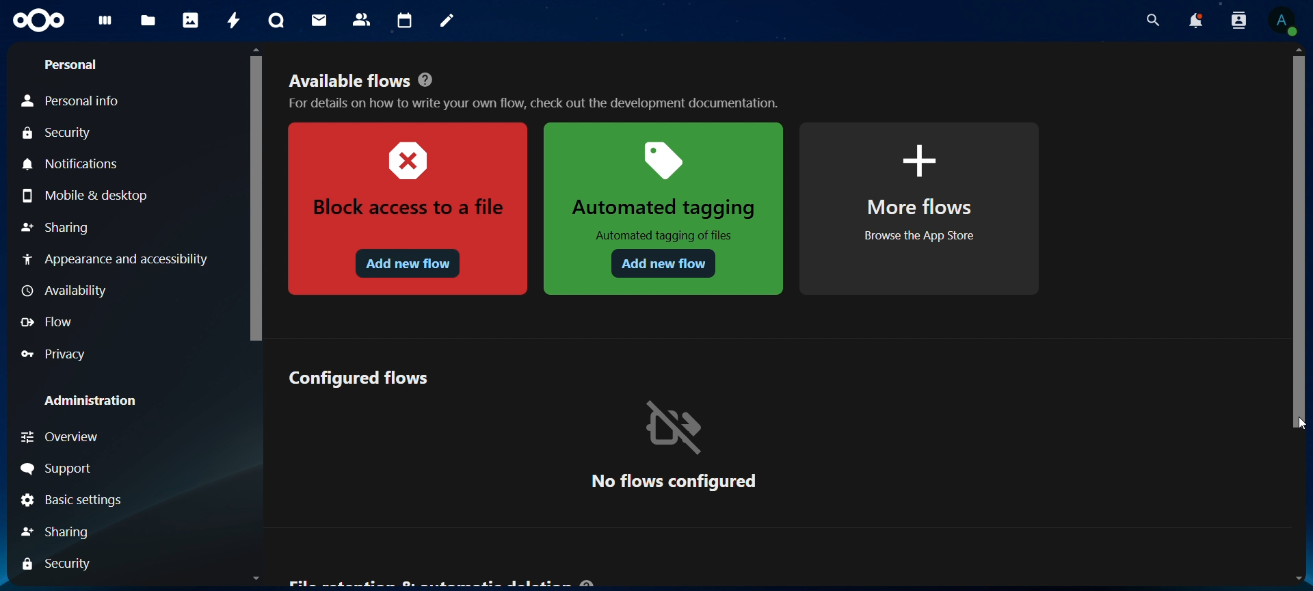  Describe the element at coordinates (276, 21) in the screenshot. I see `talk` at that location.